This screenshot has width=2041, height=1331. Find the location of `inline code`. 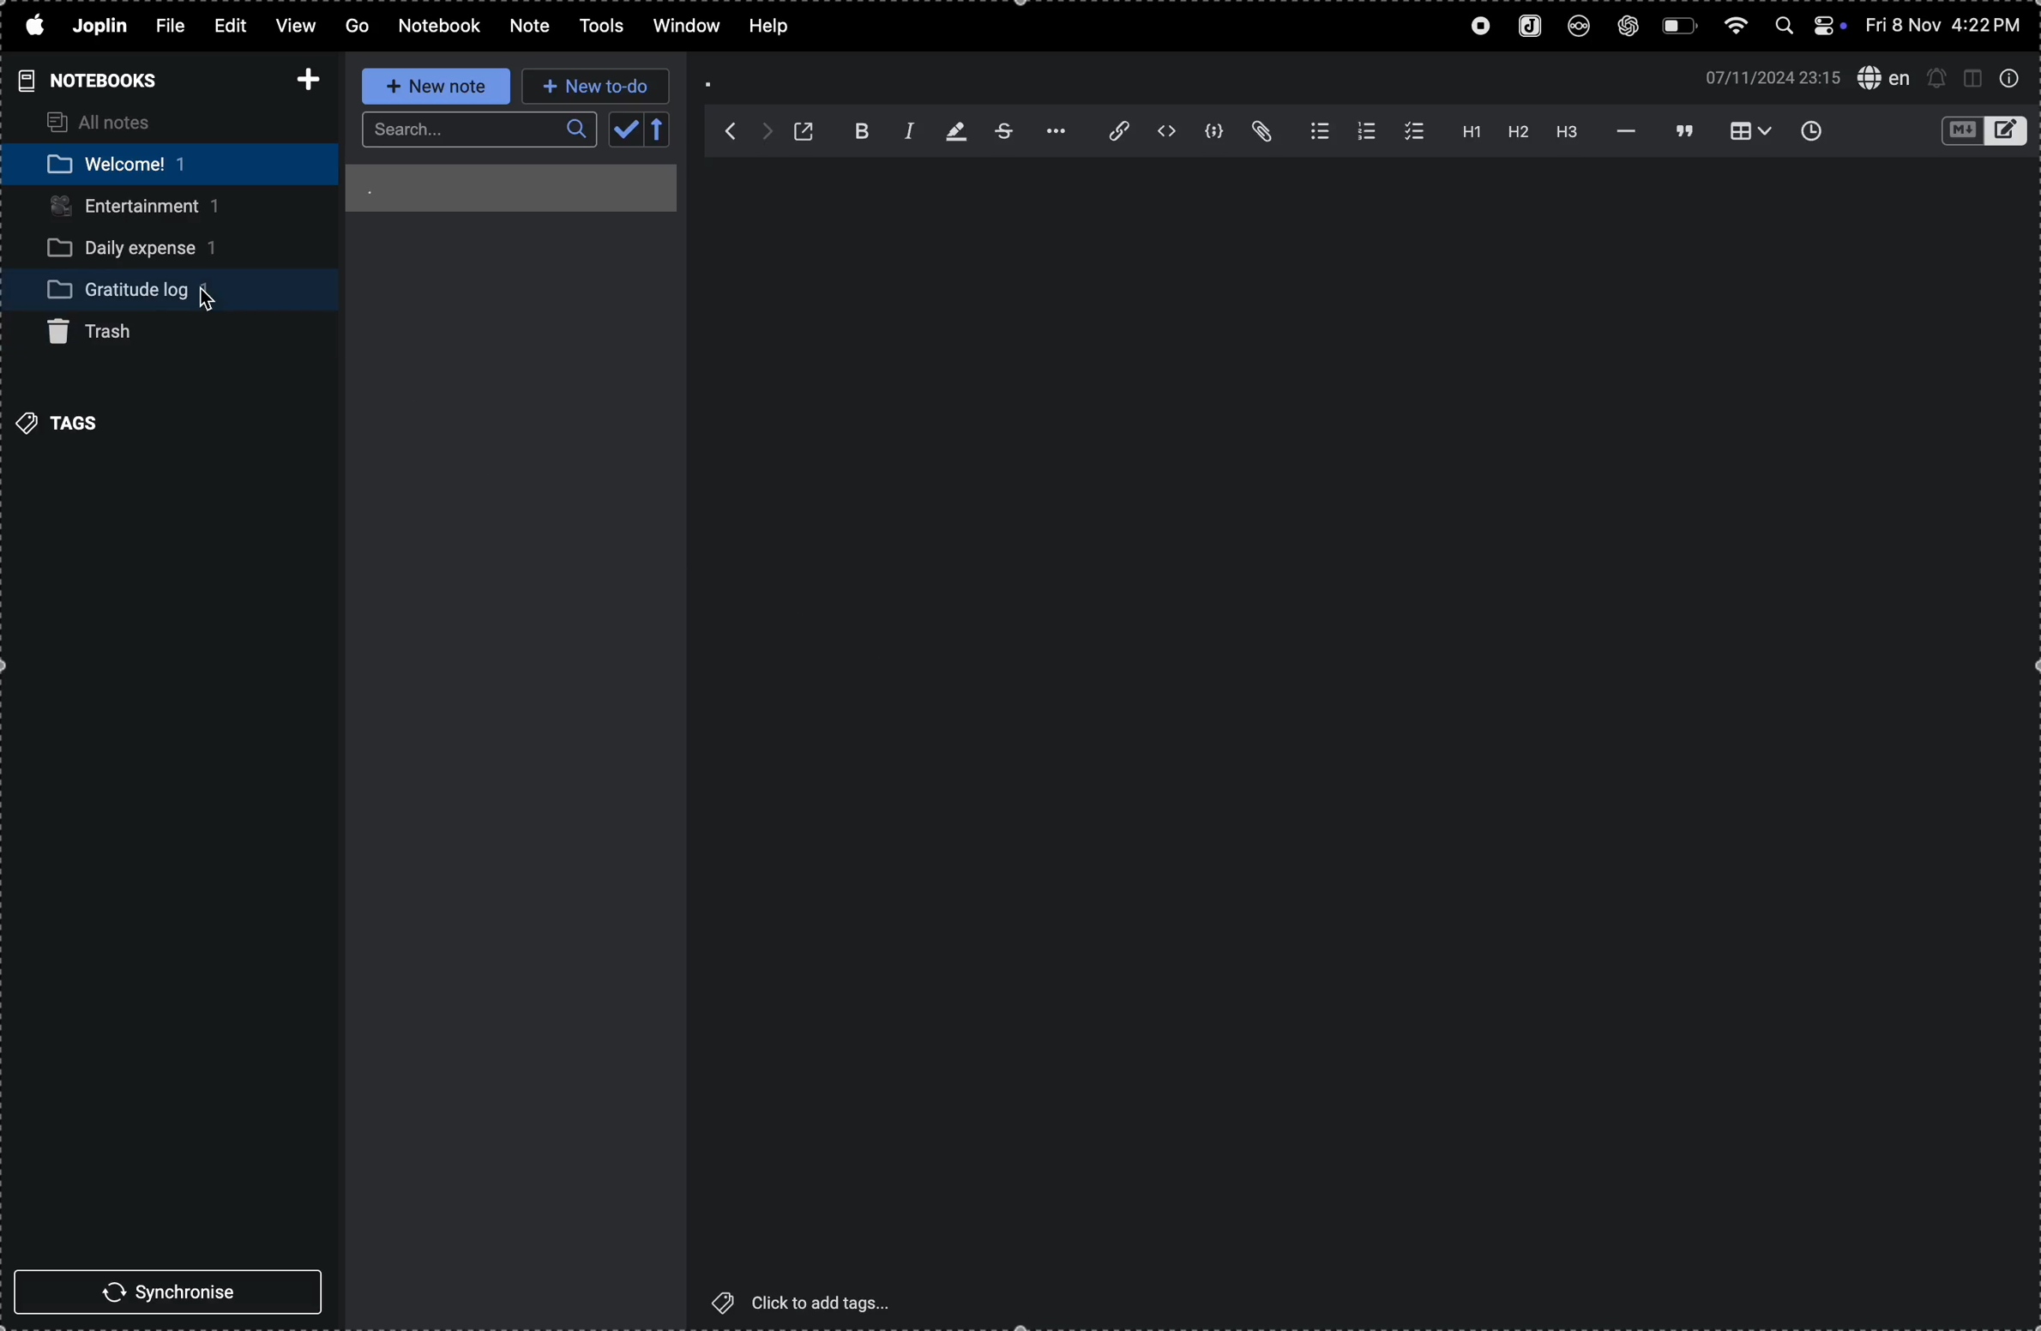

inline code is located at coordinates (1168, 132).